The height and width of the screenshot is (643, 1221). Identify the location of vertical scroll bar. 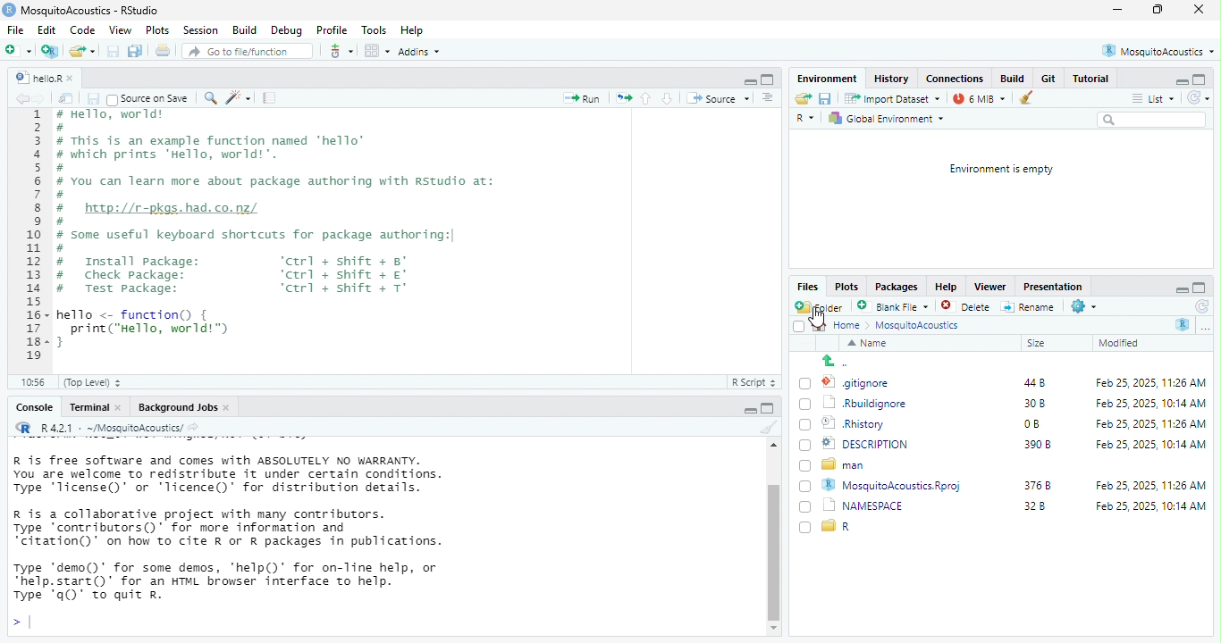
(772, 546).